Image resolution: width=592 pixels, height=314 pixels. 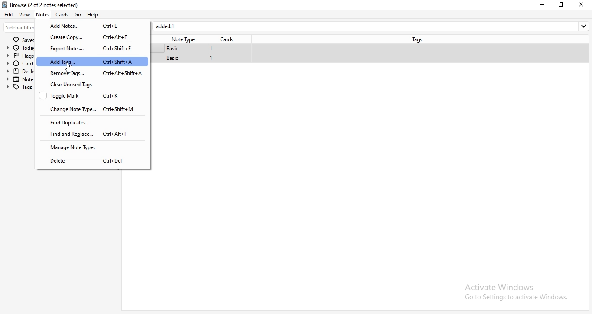 I want to click on note type, so click(x=185, y=39).